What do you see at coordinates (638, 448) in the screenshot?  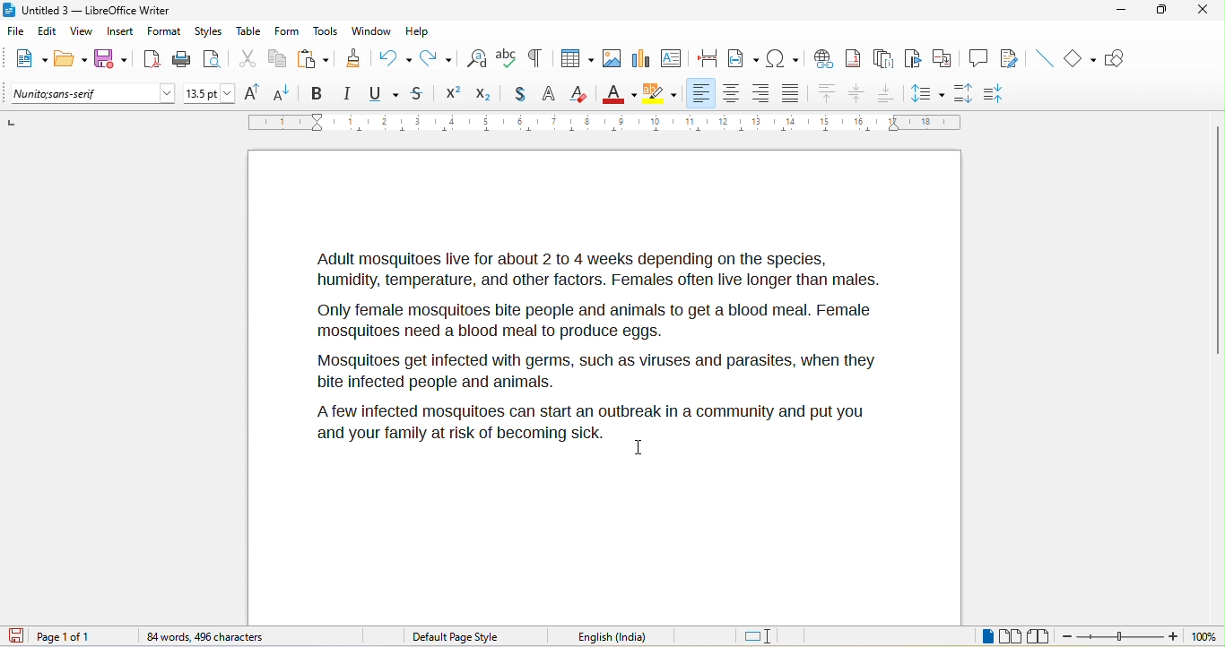 I see `cursor` at bounding box center [638, 448].